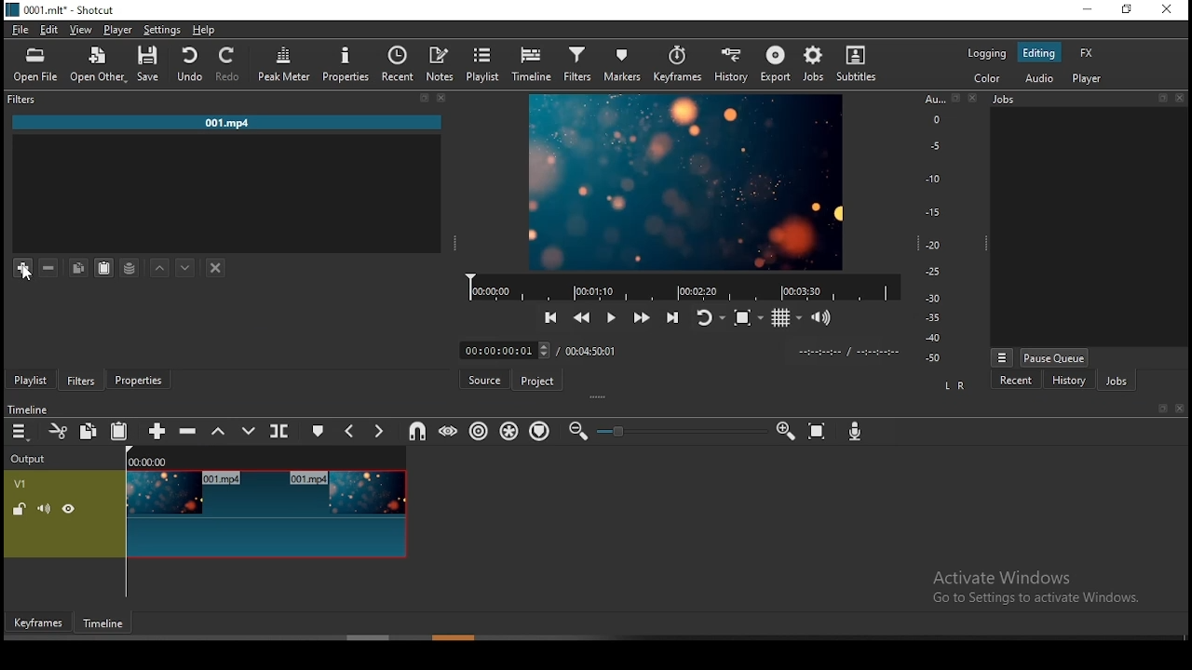 Image resolution: width=1192 pixels, height=670 pixels. I want to click on playlist, so click(34, 381).